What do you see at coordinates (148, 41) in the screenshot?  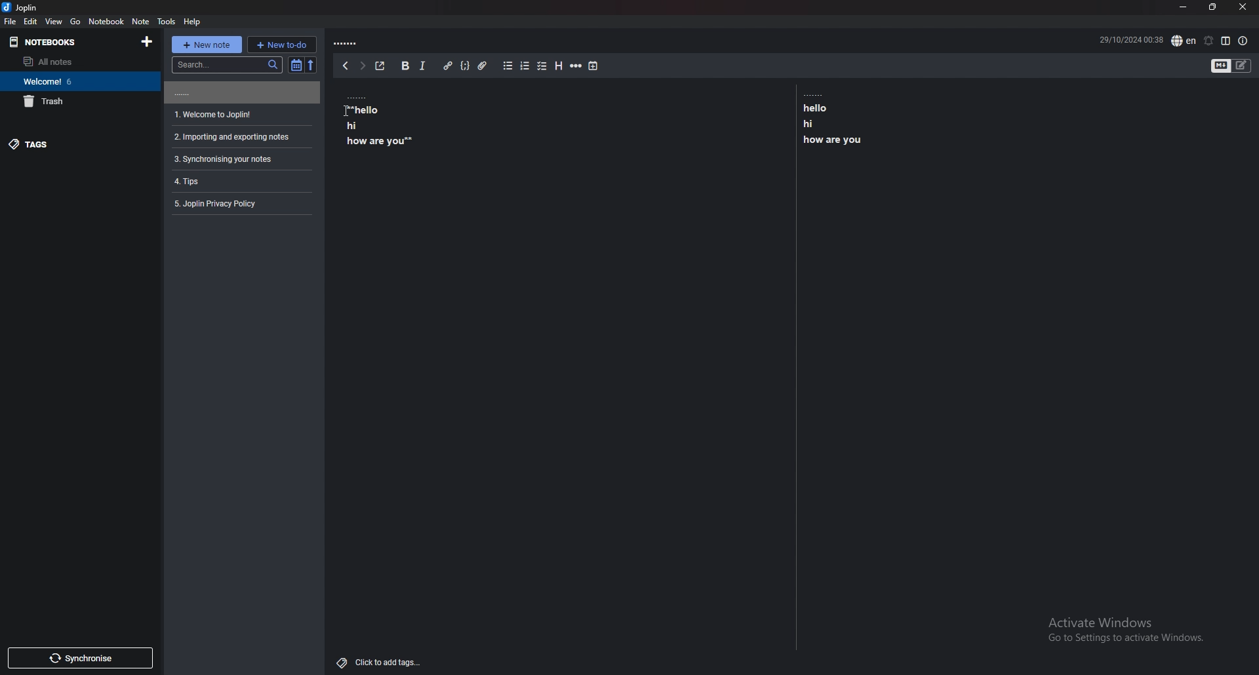 I see `new notebook` at bounding box center [148, 41].